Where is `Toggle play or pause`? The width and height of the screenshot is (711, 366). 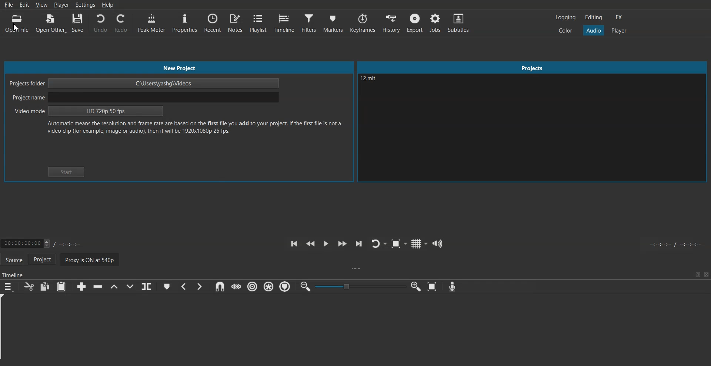 Toggle play or pause is located at coordinates (326, 244).